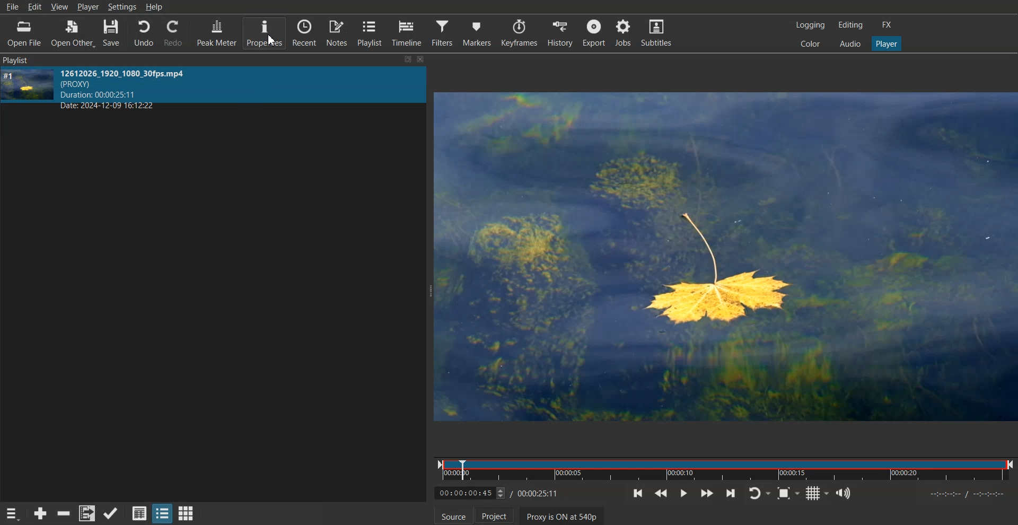 The height and width of the screenshot is (525, 1018). Describe the element at coordinates (60, 7) in the screenshot. I see `View` at that location.